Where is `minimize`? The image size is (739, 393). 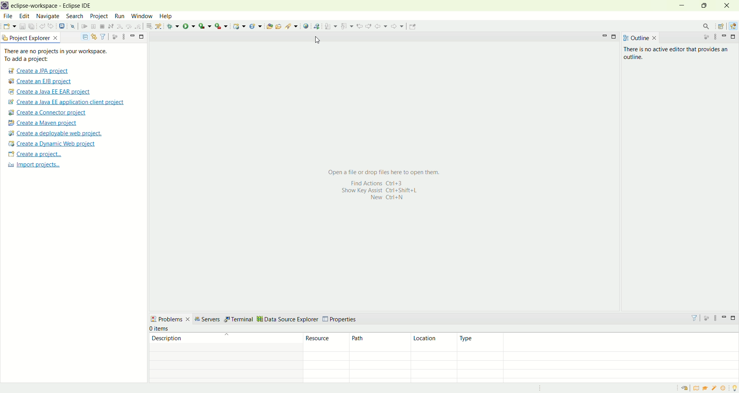 minimize is located at coordinates (683, 6).